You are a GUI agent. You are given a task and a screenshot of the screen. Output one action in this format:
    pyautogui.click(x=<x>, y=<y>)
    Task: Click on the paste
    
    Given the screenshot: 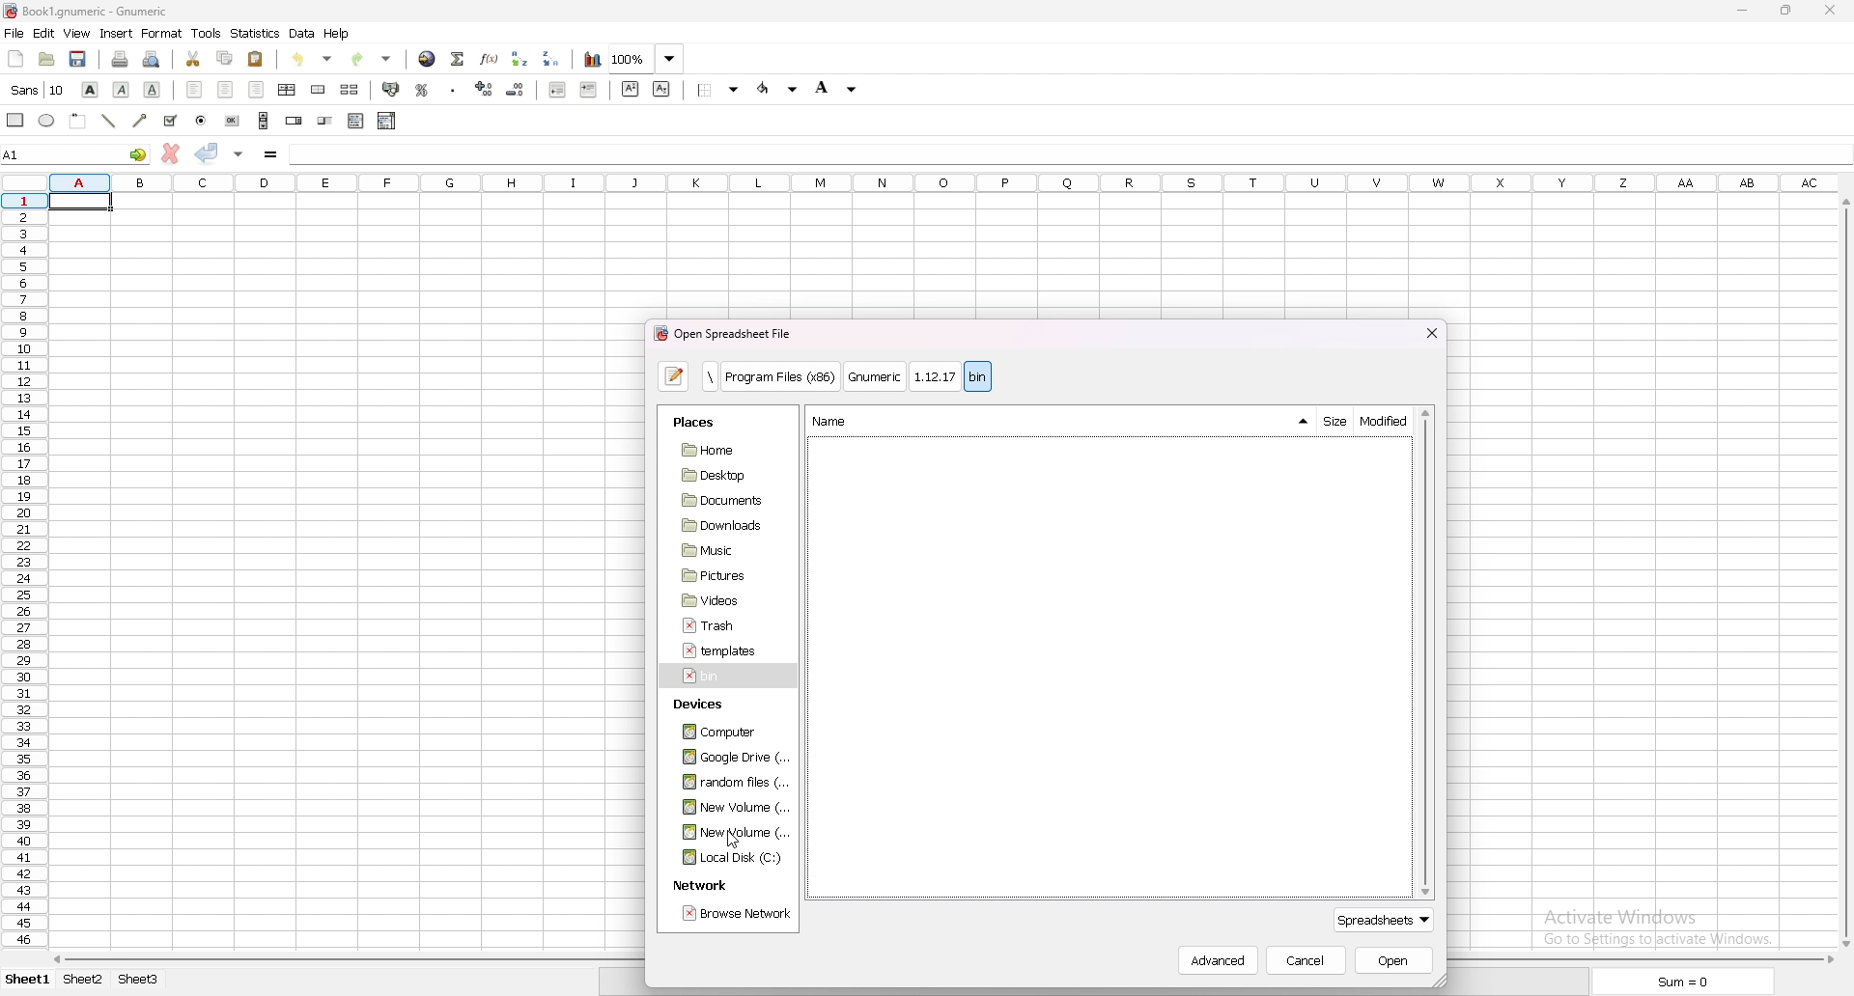 What is the action you would take?
    pyautogui.click(x=256, y=60)
    